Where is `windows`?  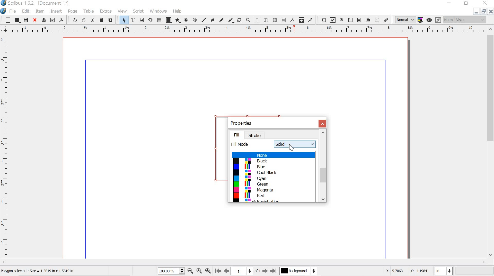
windows is located at coordinates (159, 11).